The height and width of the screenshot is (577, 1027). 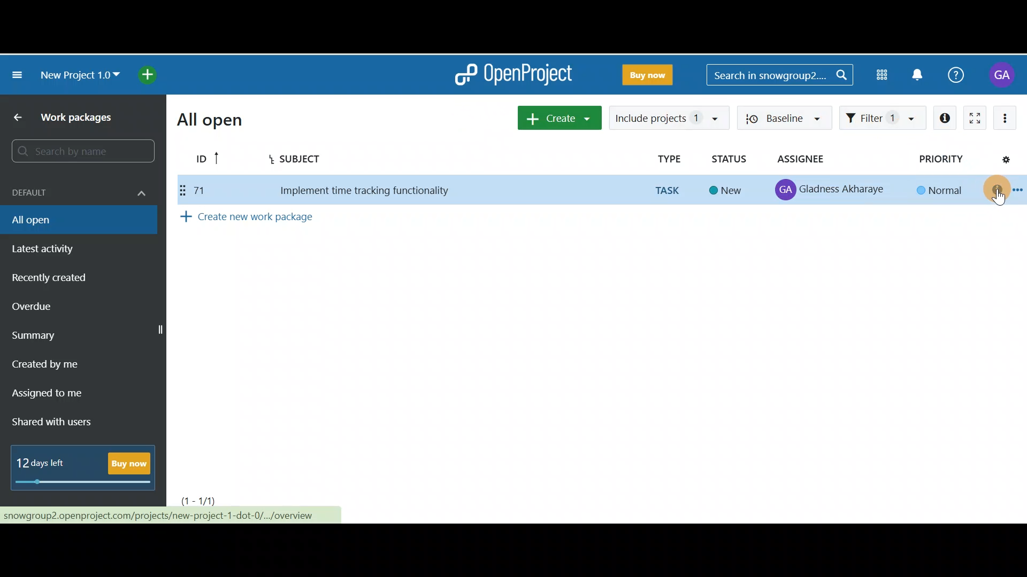 I want to click on nowgroup2.openproject.com/projects/new-project-1-dot-0/.../overview, so click(x=170, y=515).